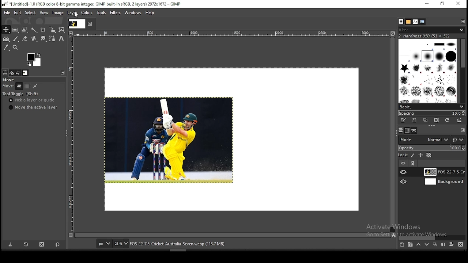 Image resolution: width=468 pixels, height=263 pixels. I want to click on wrap transform, so click(61, 30).